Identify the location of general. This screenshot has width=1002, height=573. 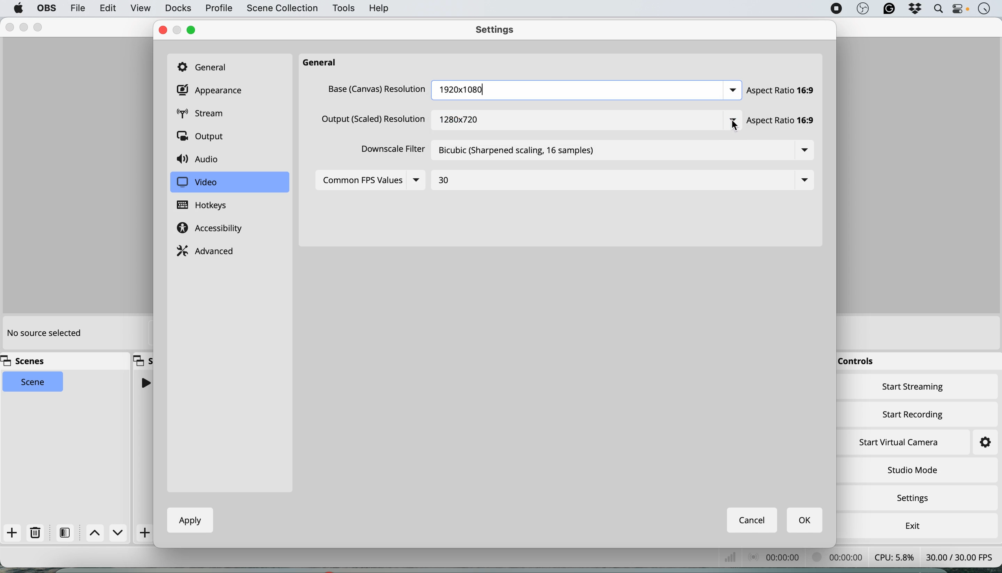
(206, 66).